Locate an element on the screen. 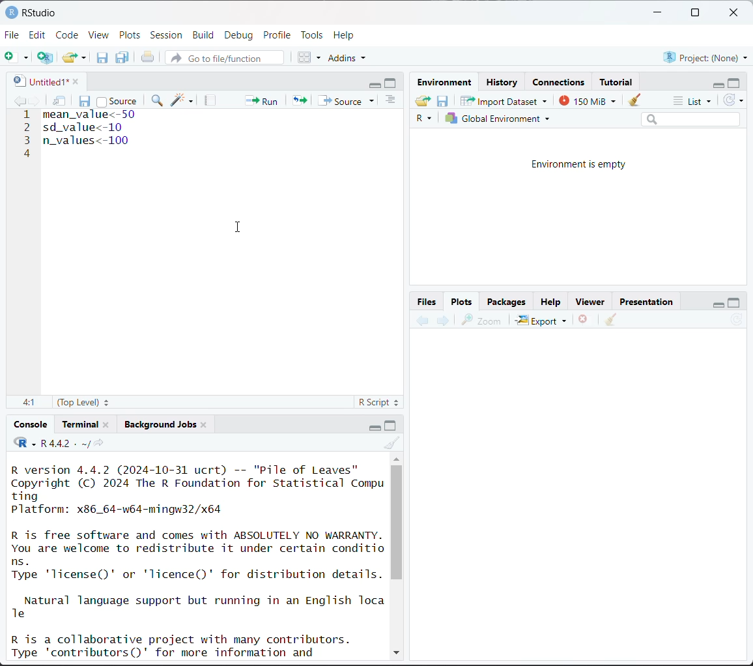 This screenshot has height=666, width=753. show document outline is located at coordinates (393, 101).